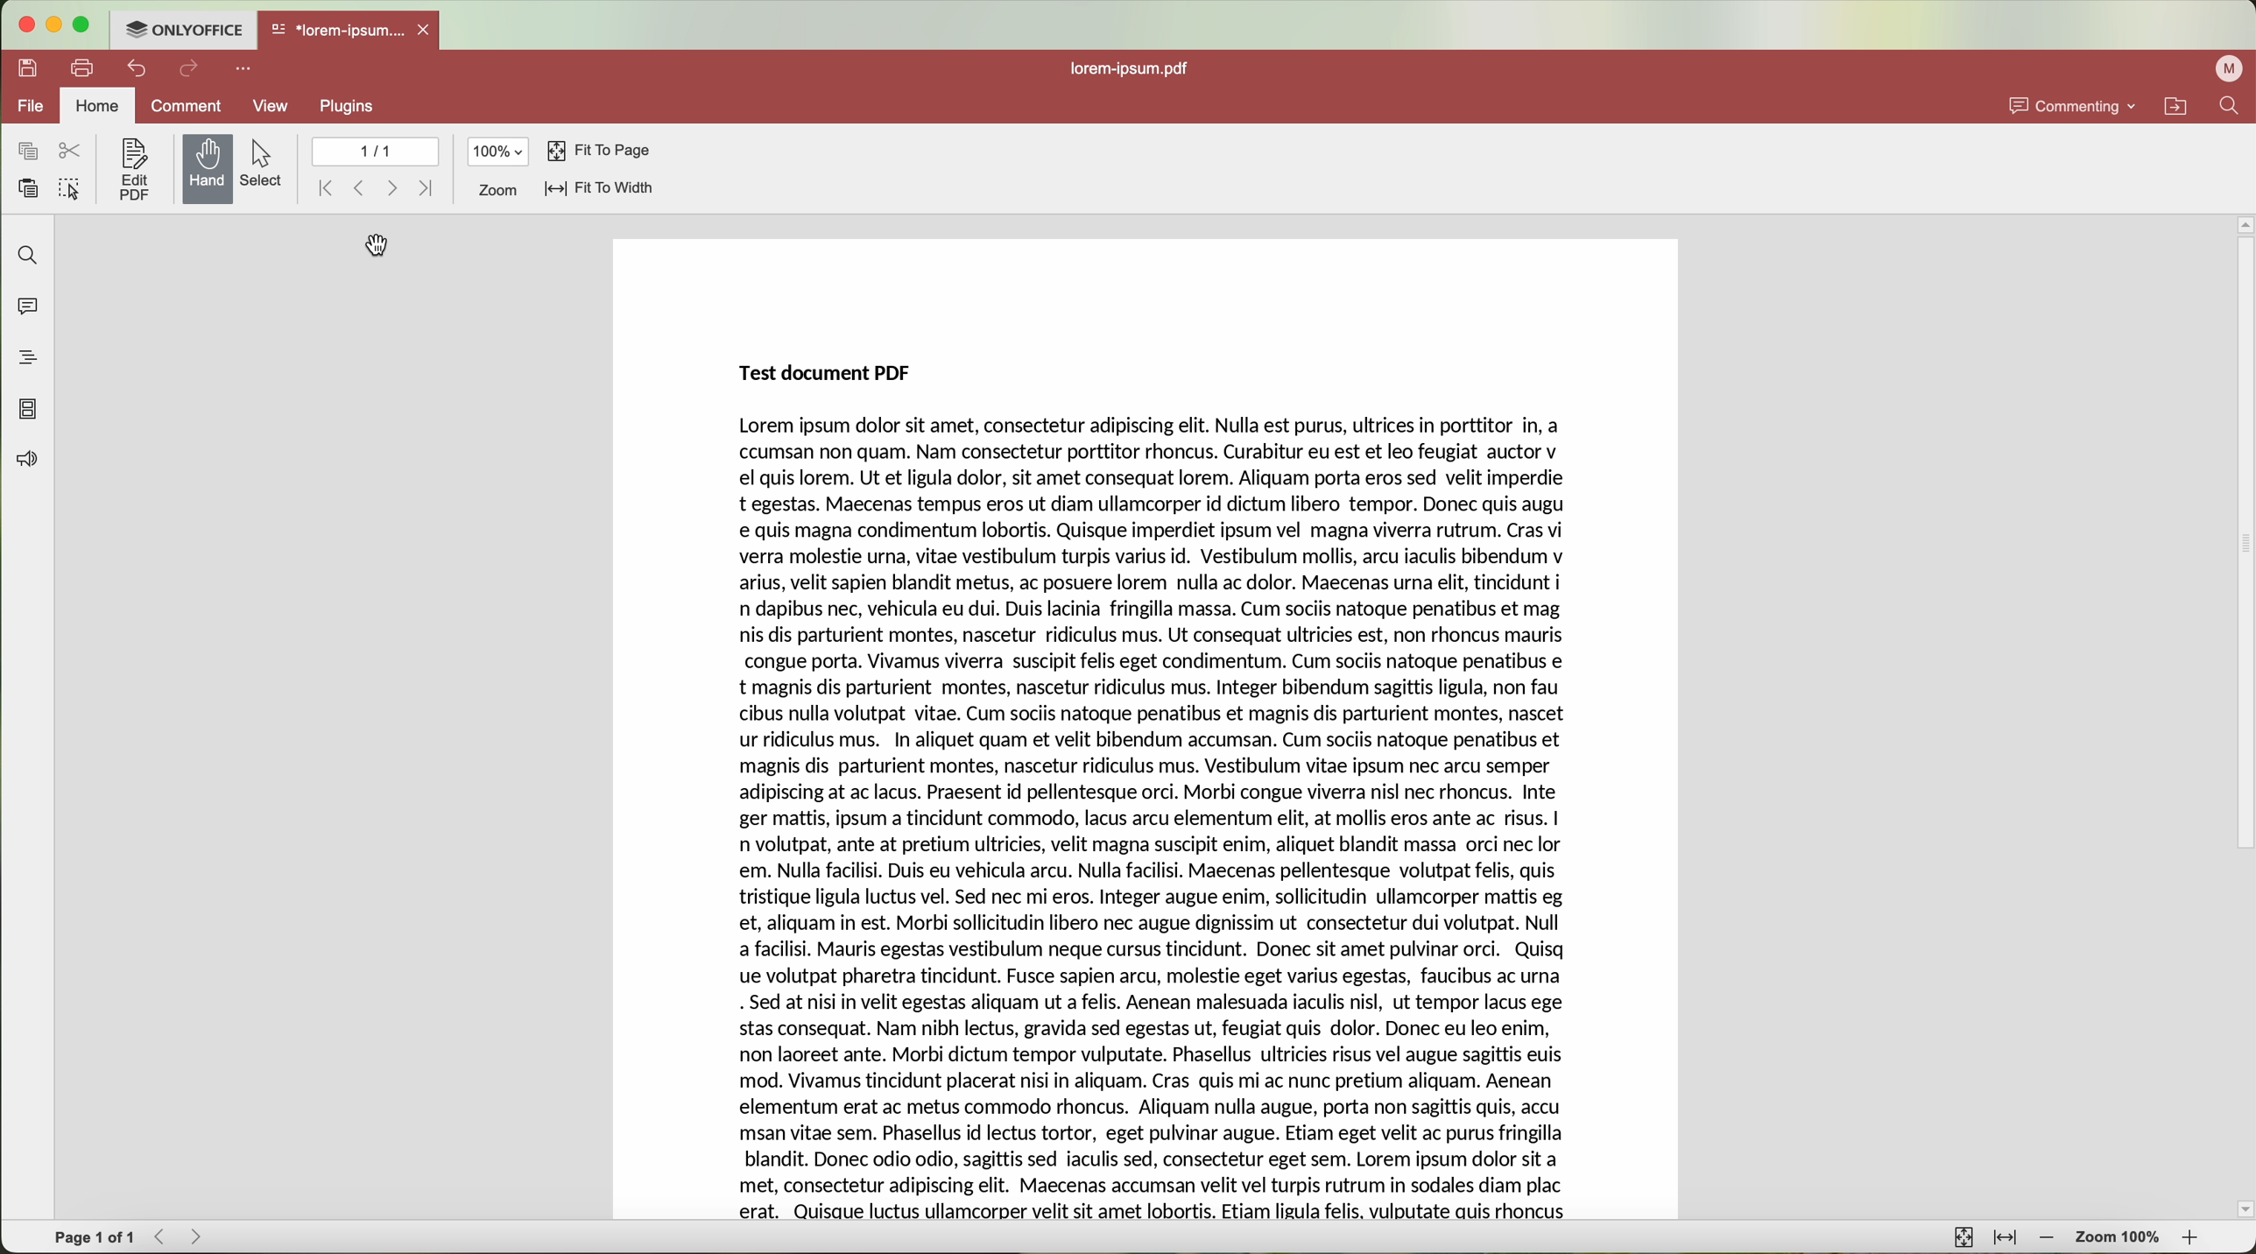 This screenshot has height=1254, width=2256. What do you see at coordinates (339, 28) in the screenshot?
I see `*lorem-ipsum....` at bounding box center [339, 28].